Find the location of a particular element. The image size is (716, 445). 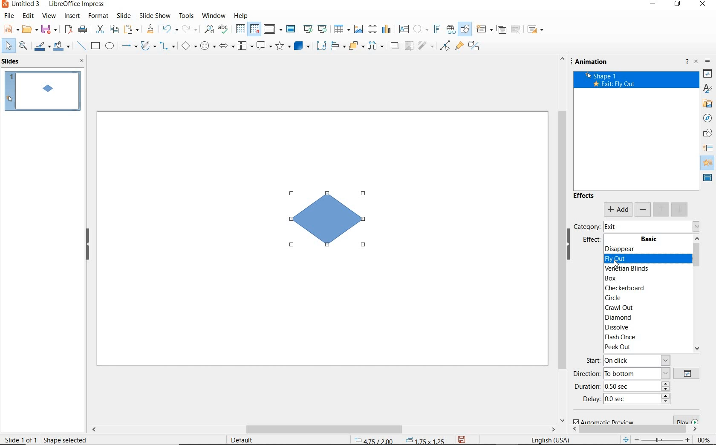

save is located at coordinates (49, 30).